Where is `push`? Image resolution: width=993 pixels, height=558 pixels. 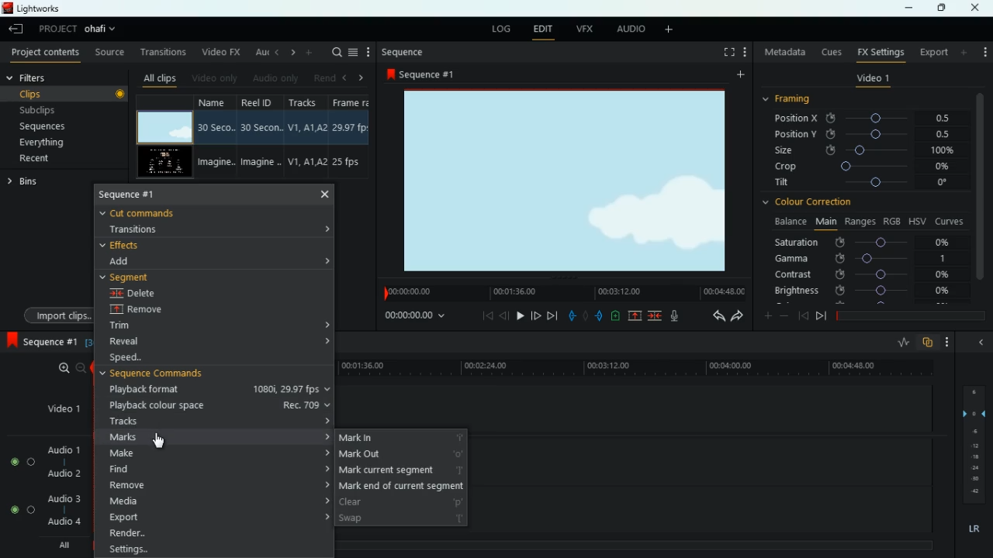 push is located at coordinates (599, 316).